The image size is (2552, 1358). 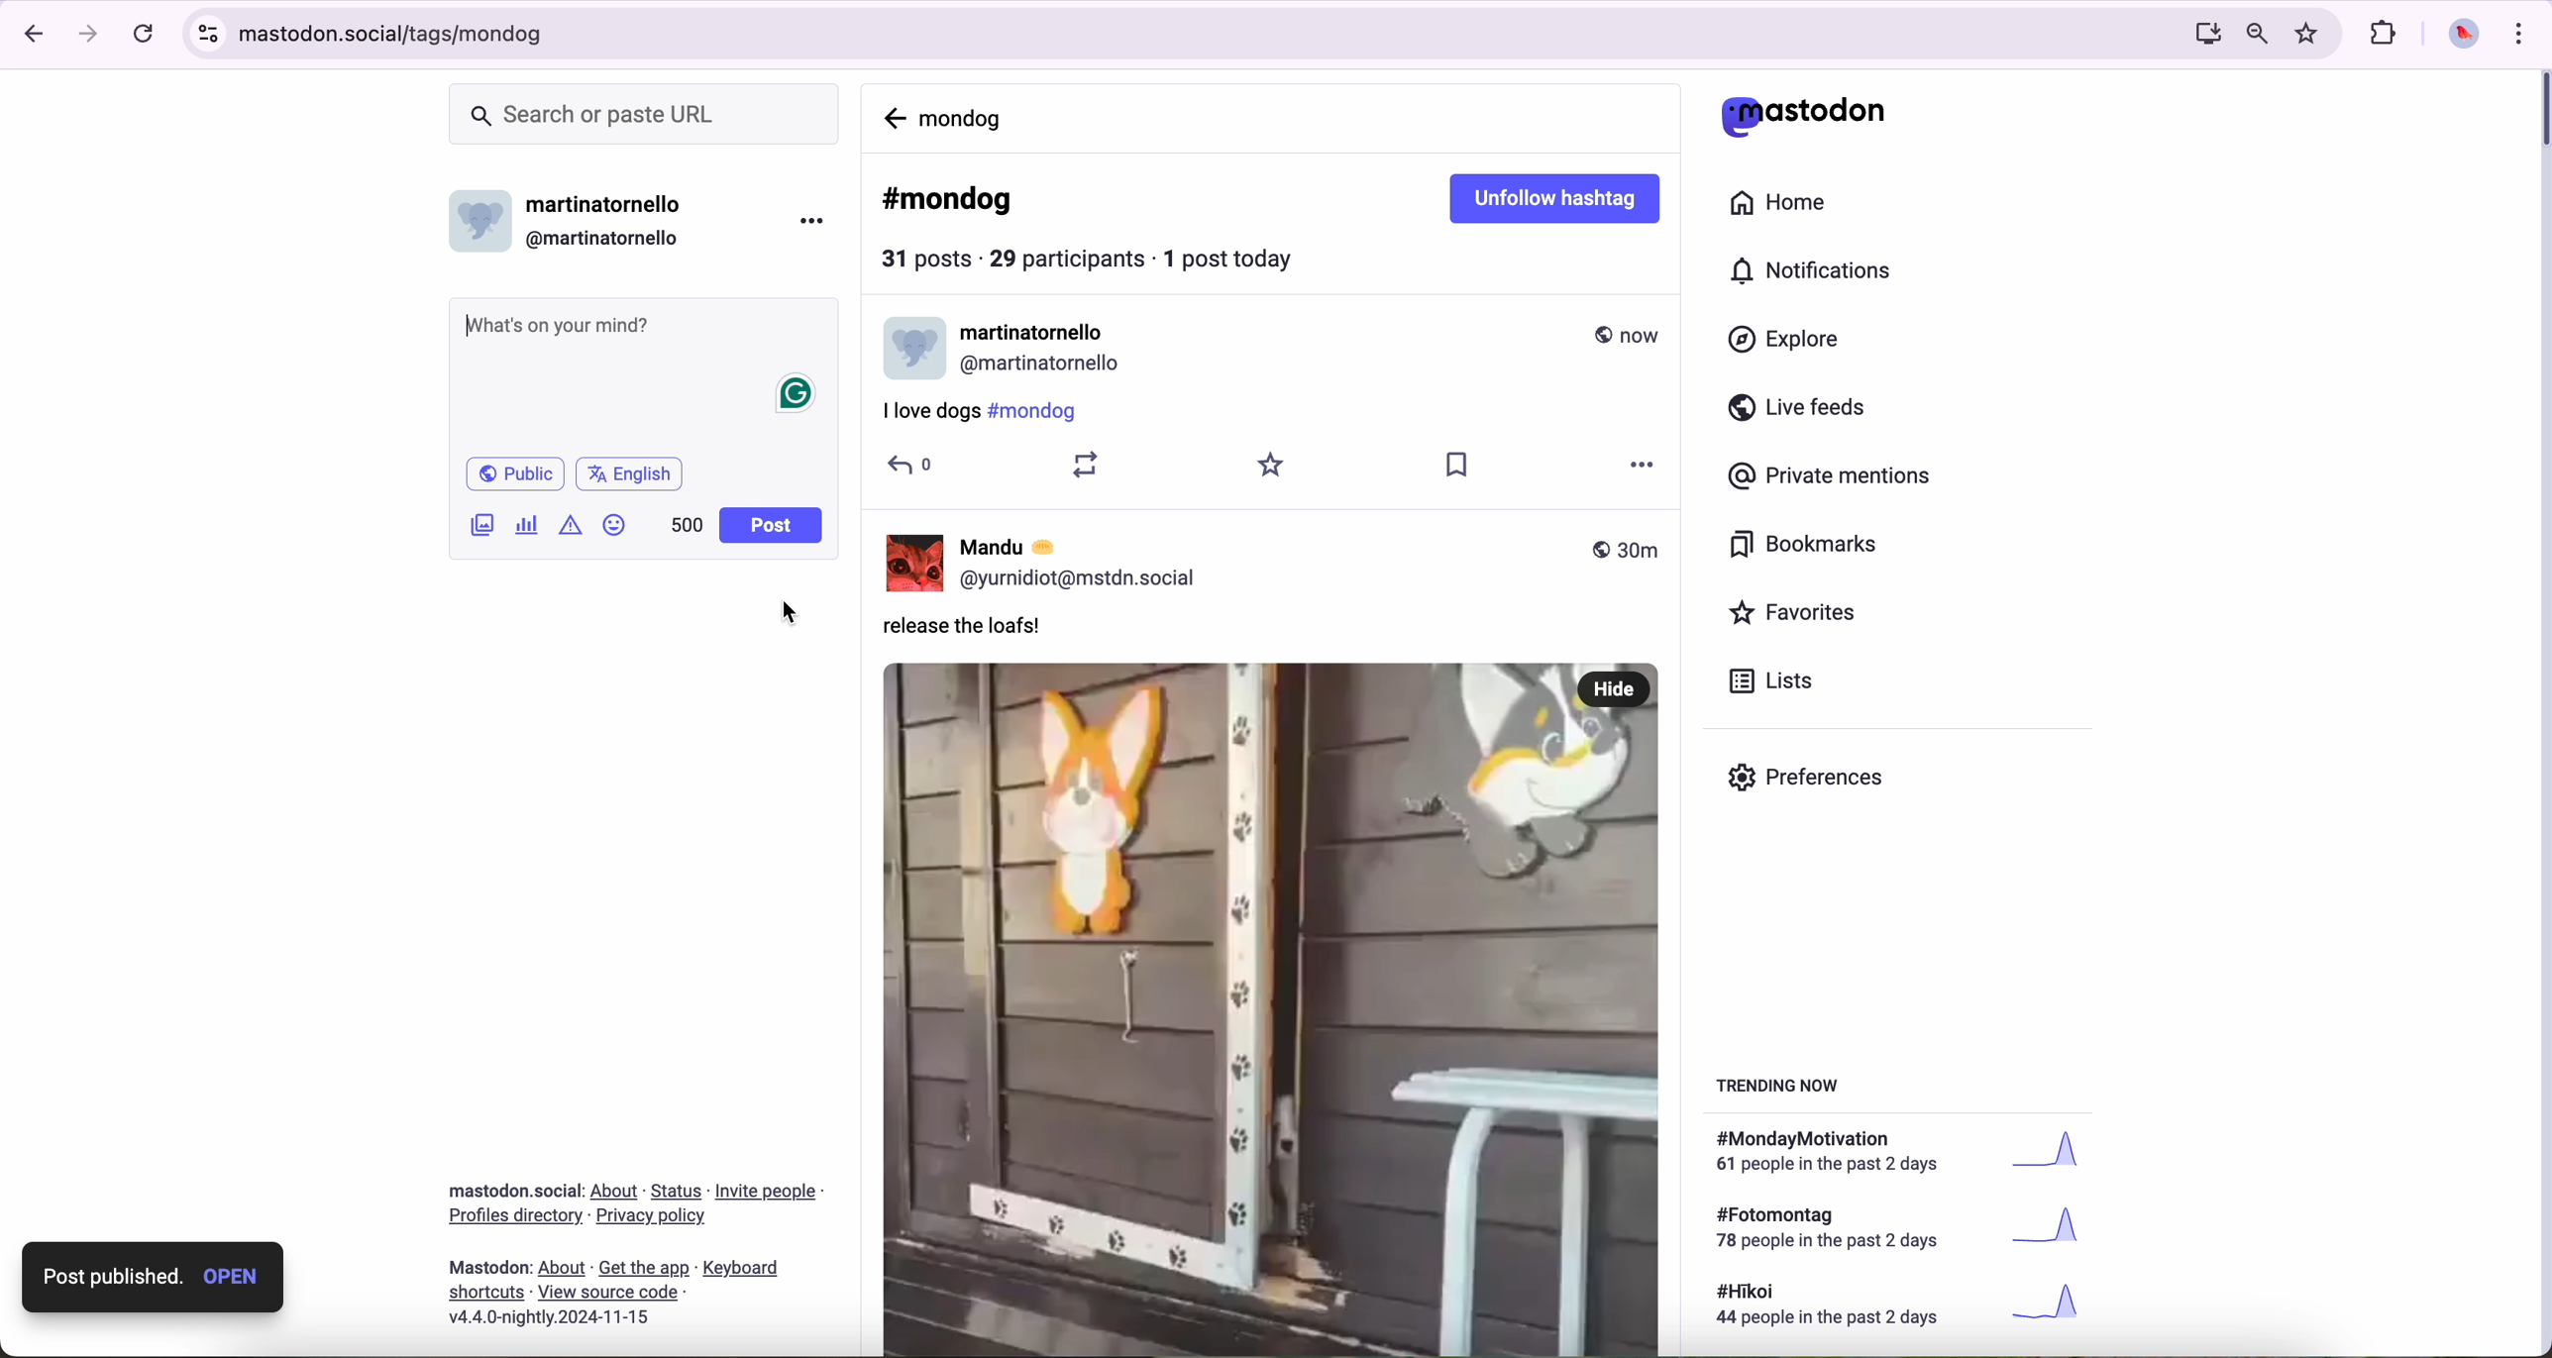 What do you see at coordinates (2055, 1305) in the screenshot?
I see `graph` at bounding box center [2055, 1305].